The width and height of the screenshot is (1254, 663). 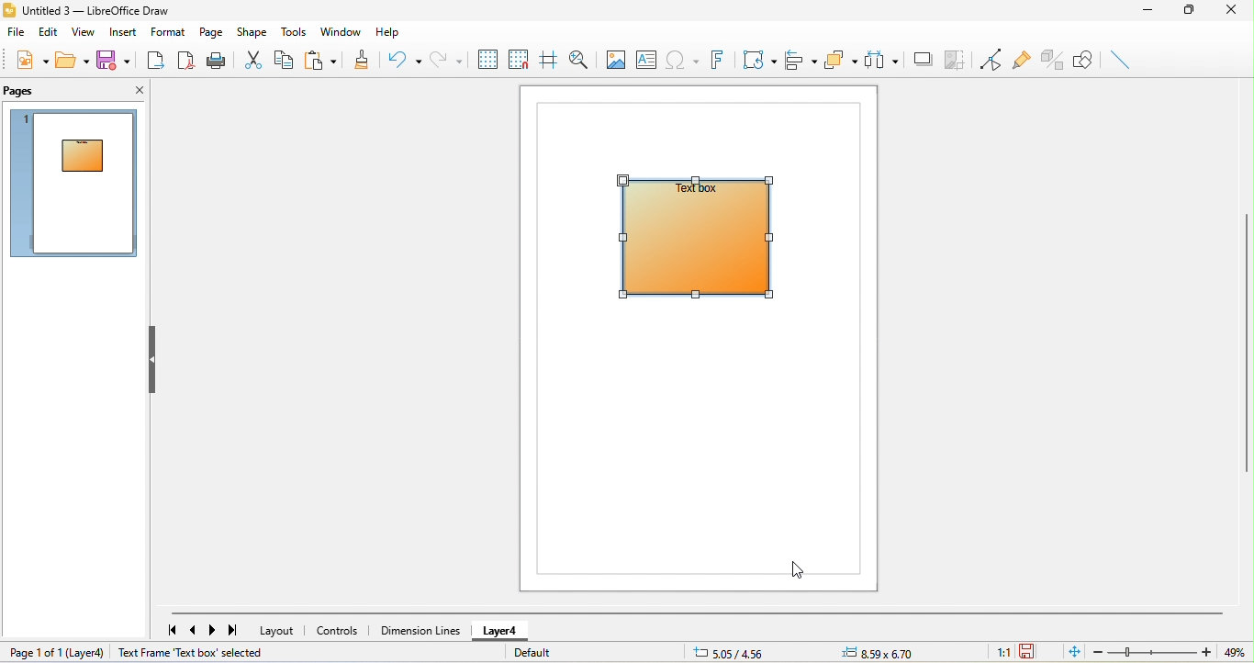 What do you see at coordinates (31, 653) in the screenshot?
I see `page 1 of 1` at bounding box center [31, 653].